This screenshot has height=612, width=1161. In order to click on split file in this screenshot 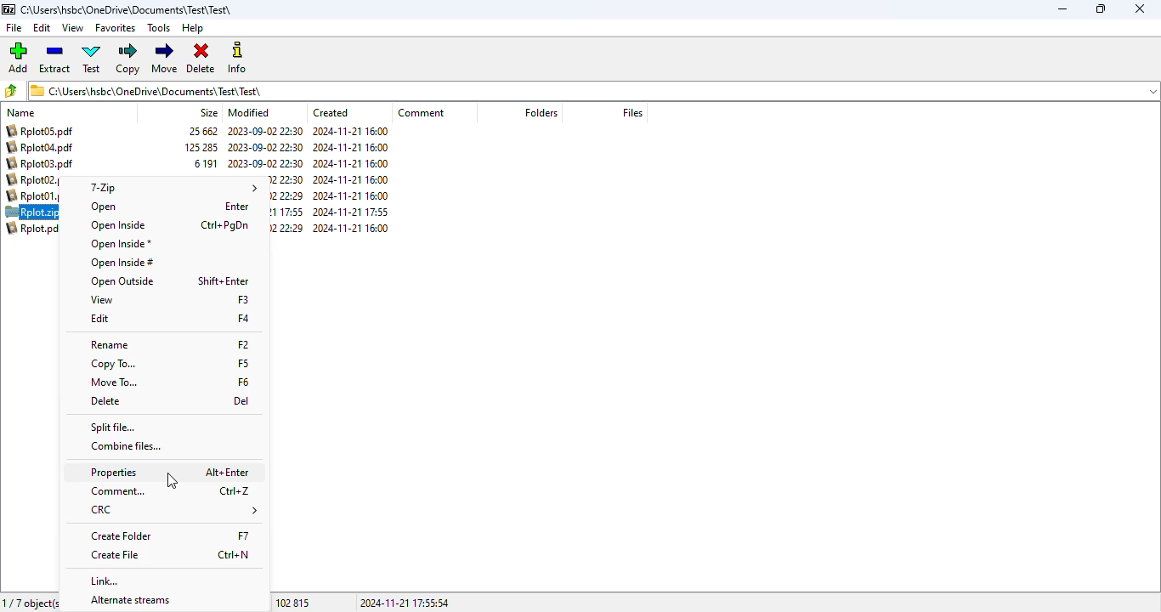, I will do `click(113, 428)`.